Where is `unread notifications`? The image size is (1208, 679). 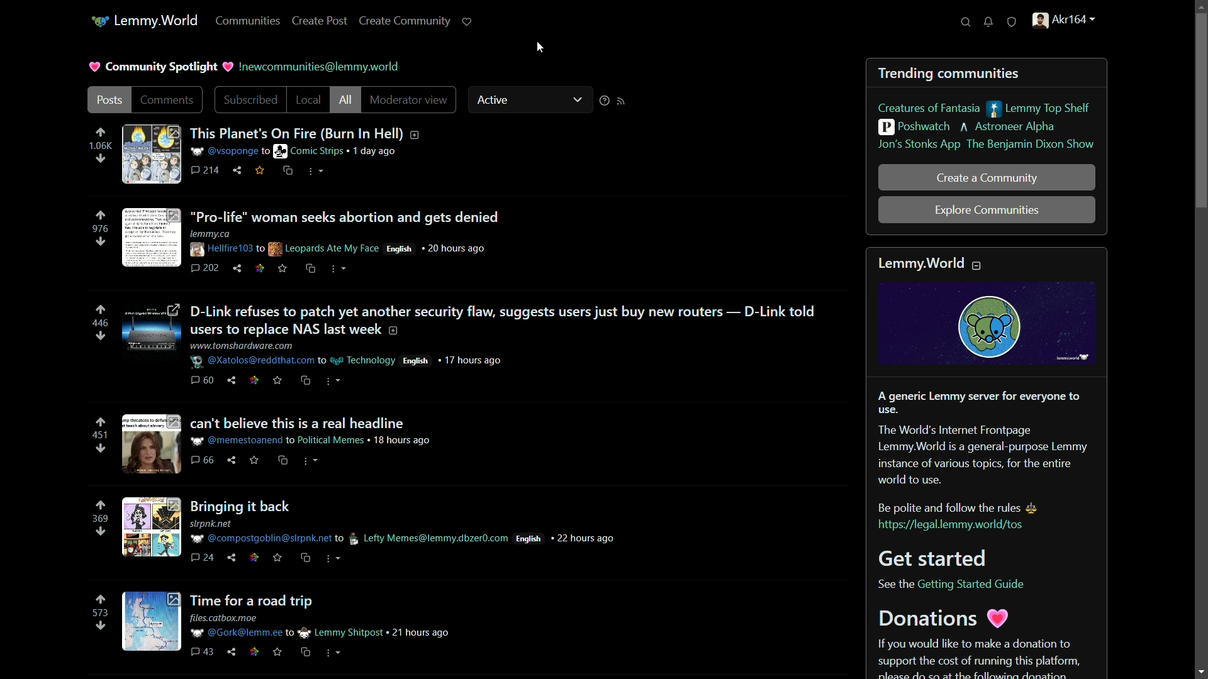
unread notifications is located at coordinates (990, 22).